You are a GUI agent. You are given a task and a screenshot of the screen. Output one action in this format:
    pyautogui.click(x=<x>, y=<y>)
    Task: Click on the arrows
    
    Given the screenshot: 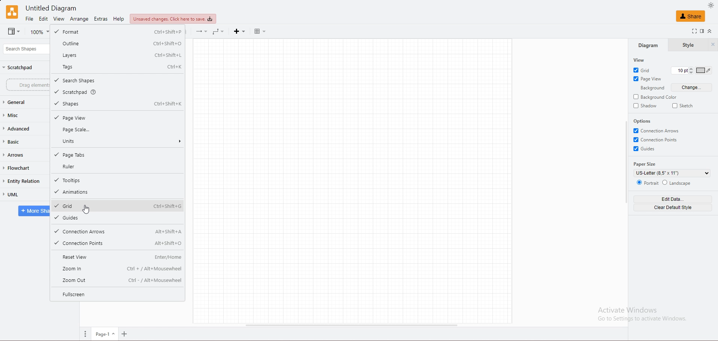 What is the action you would take?
    pyautogui.click(x=24, y=154)
    